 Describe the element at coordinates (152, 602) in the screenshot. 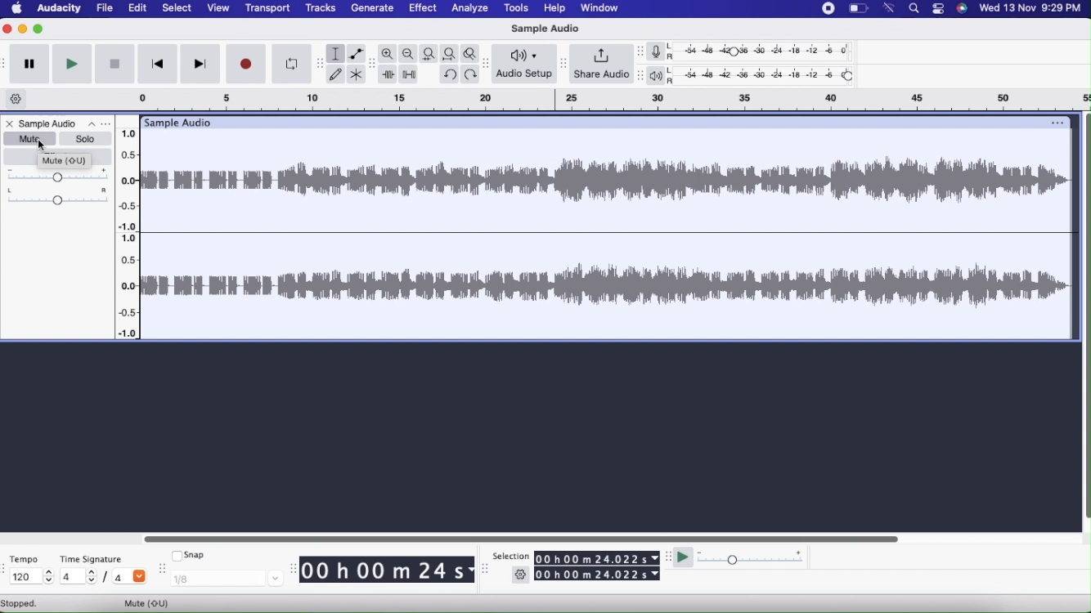

I see `Mute` at that location.